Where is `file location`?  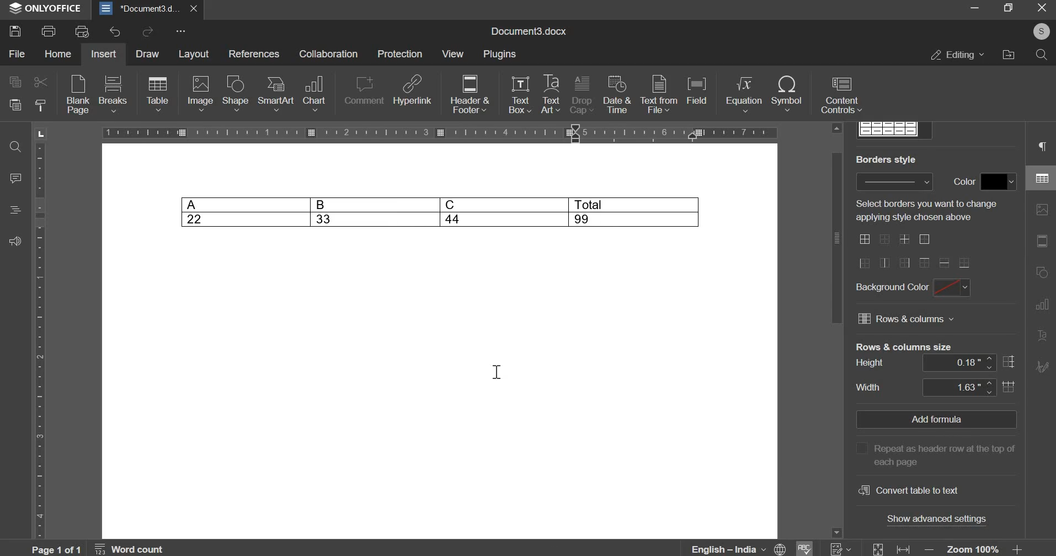
file location is located at coordinates (1011, 55).